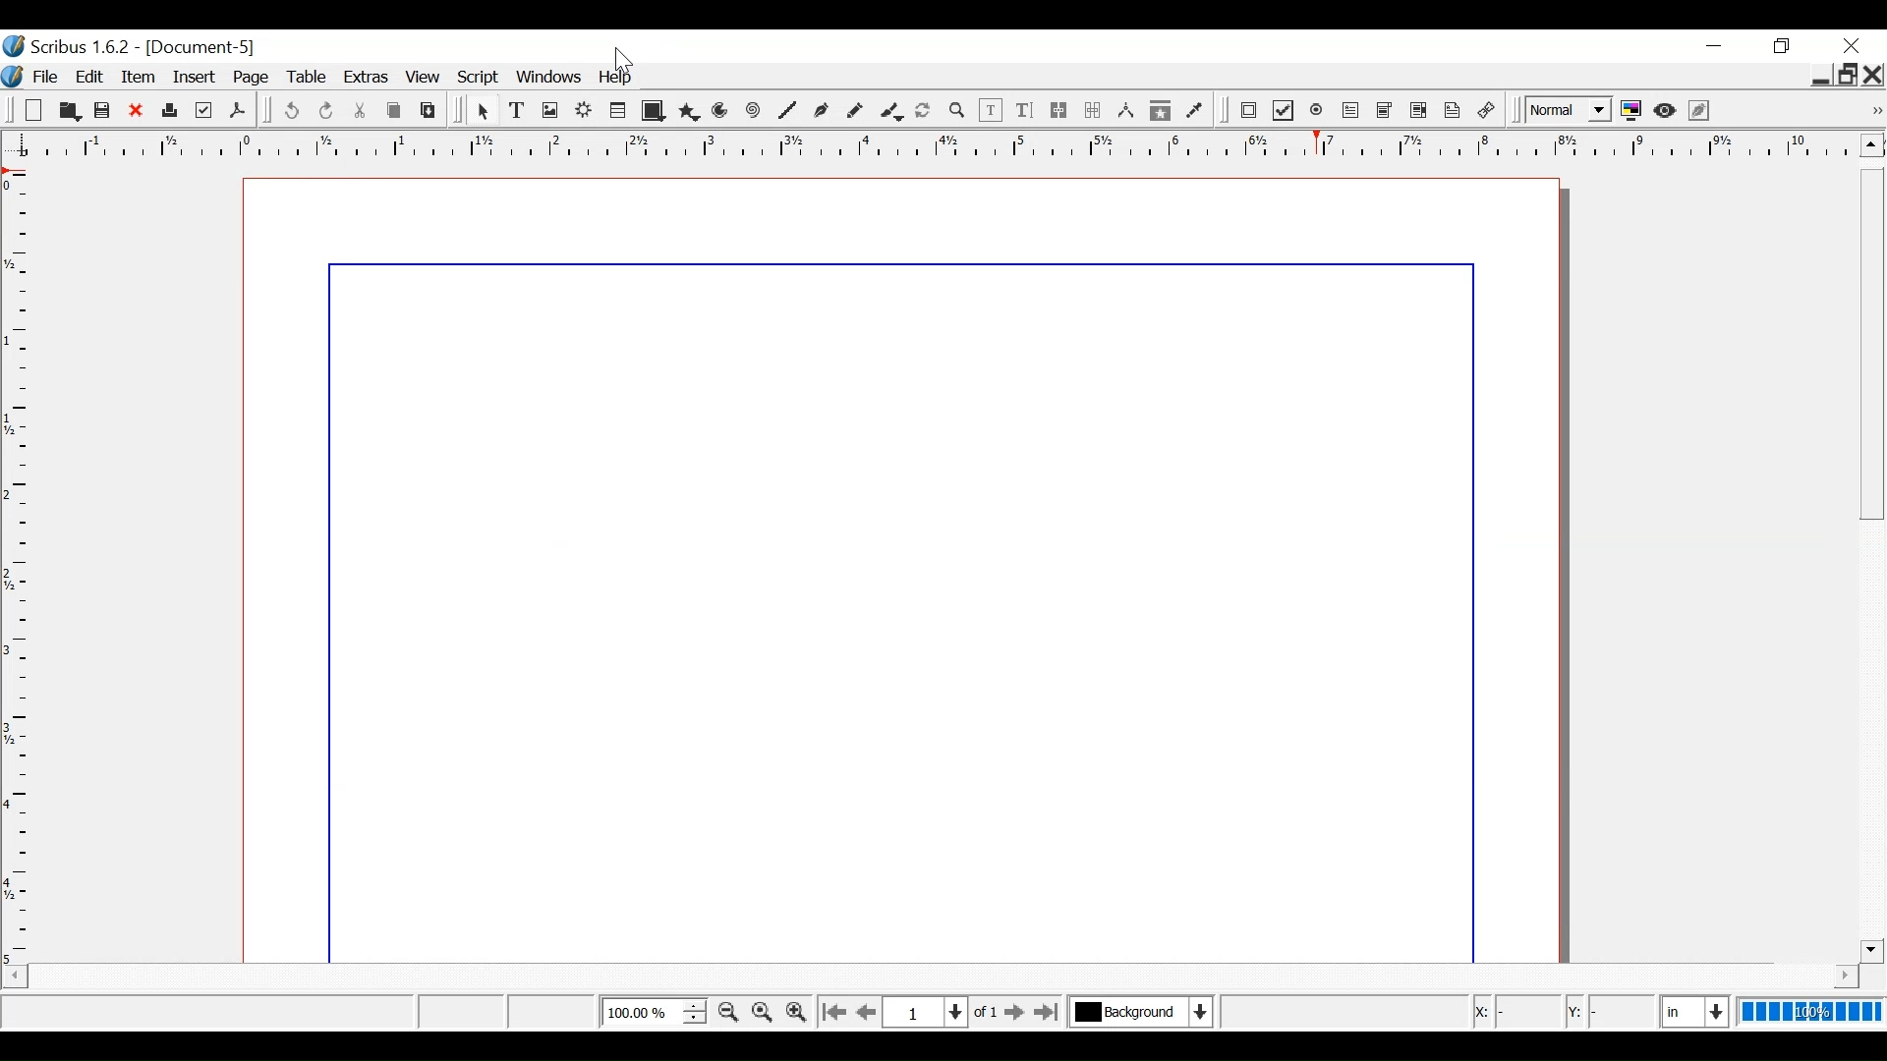  I want to click on Cursor, so click(628, 62).